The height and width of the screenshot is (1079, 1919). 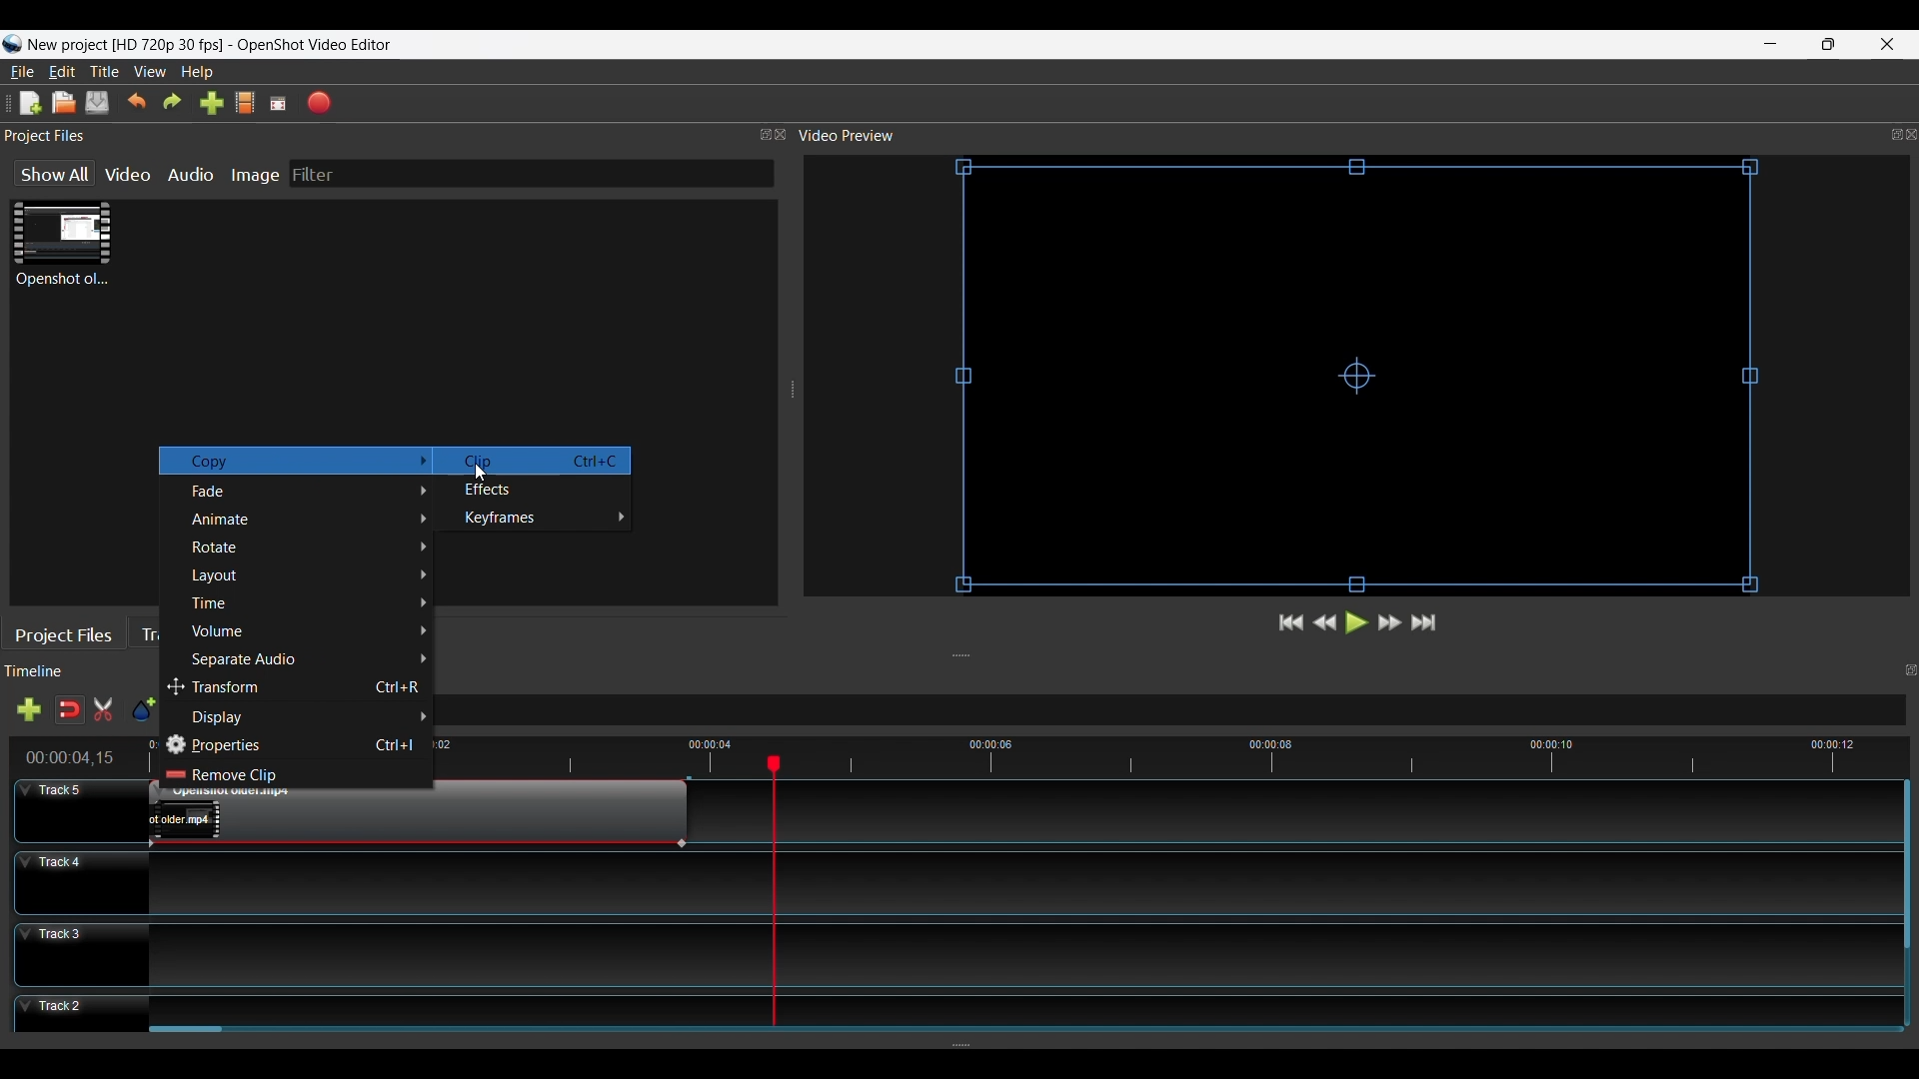 What do you see at coordinates (188, 1032) in the screenshot?
I see `Vertical Scroll bar` at bounding box center [188, 1032].